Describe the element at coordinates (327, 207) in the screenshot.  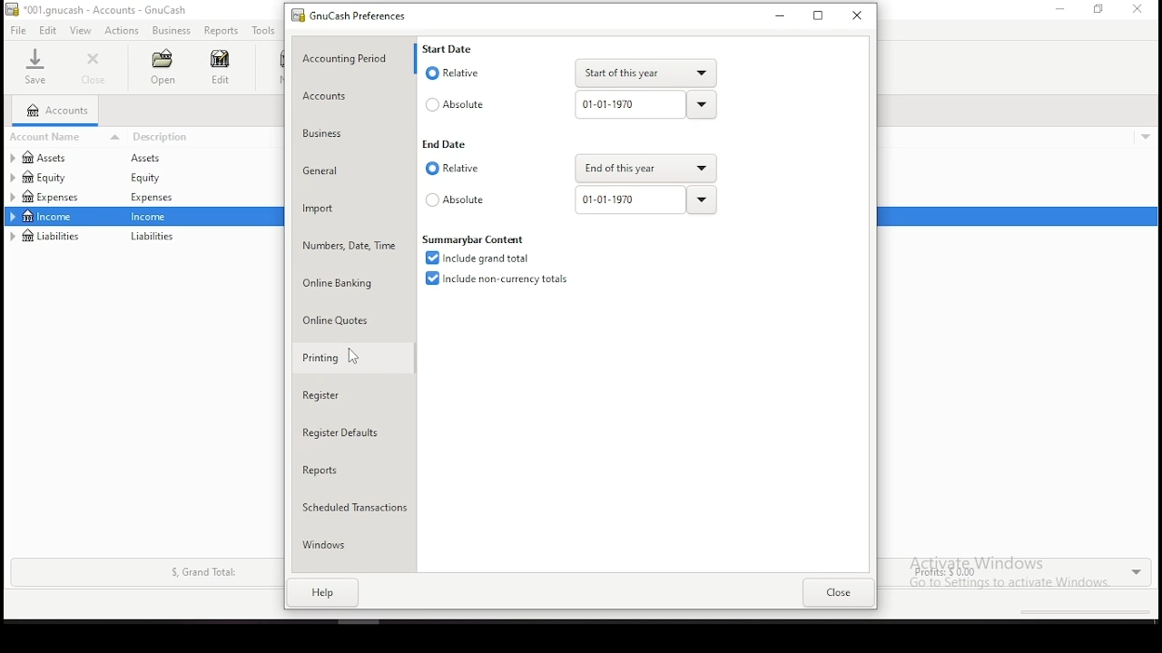
I see `import` at that location.